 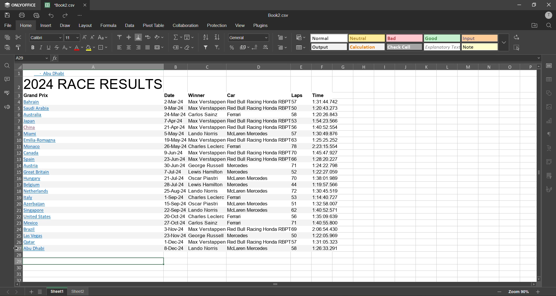 What do you see at coordinates (183, 198) in the screenshot?
I see `text info` at bounding box center [183, 198].